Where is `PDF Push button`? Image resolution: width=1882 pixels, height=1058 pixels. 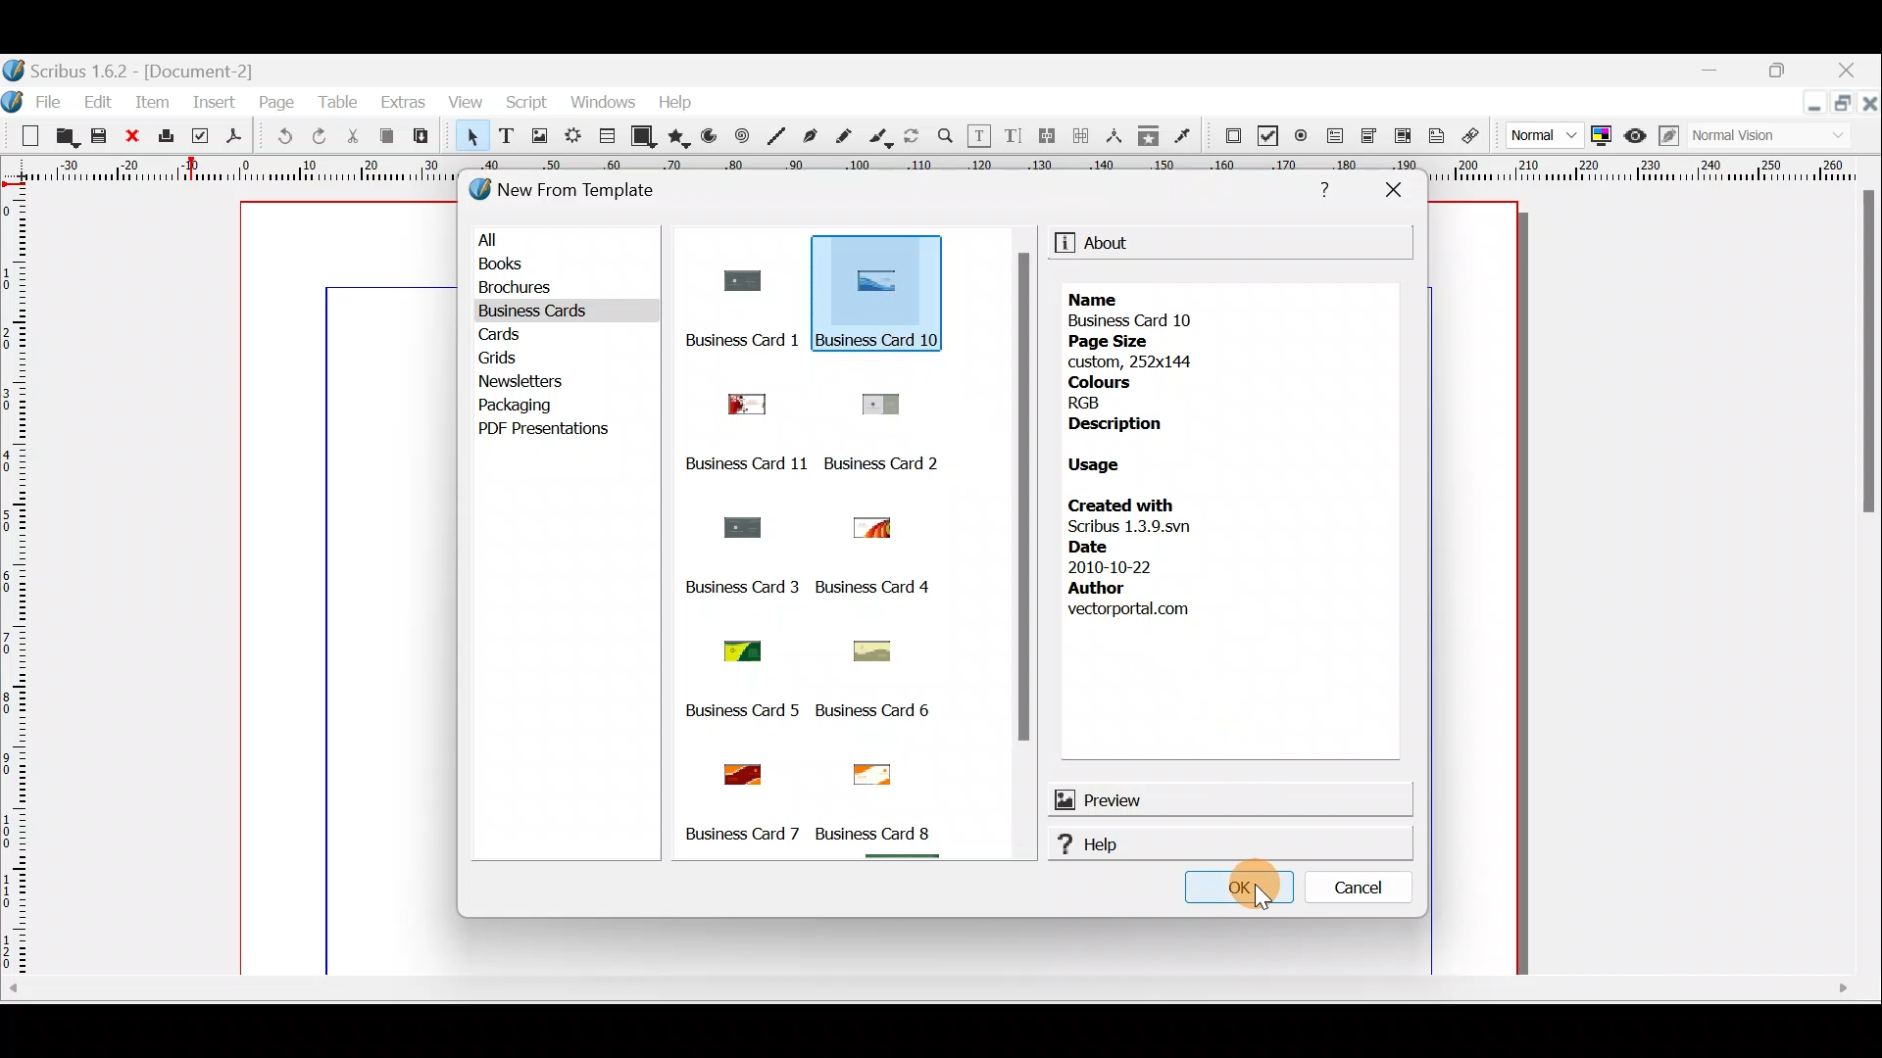
PDF Push button is located at coordinates (1232, 136).